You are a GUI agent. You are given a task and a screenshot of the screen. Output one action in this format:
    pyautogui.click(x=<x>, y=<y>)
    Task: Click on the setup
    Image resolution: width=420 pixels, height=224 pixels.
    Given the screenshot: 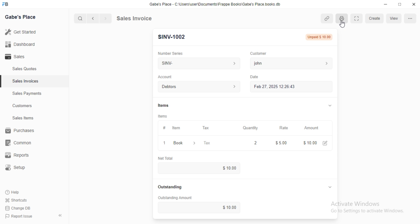 What is the action you would take?
    pyautogui.click(x=15, y=167)
    